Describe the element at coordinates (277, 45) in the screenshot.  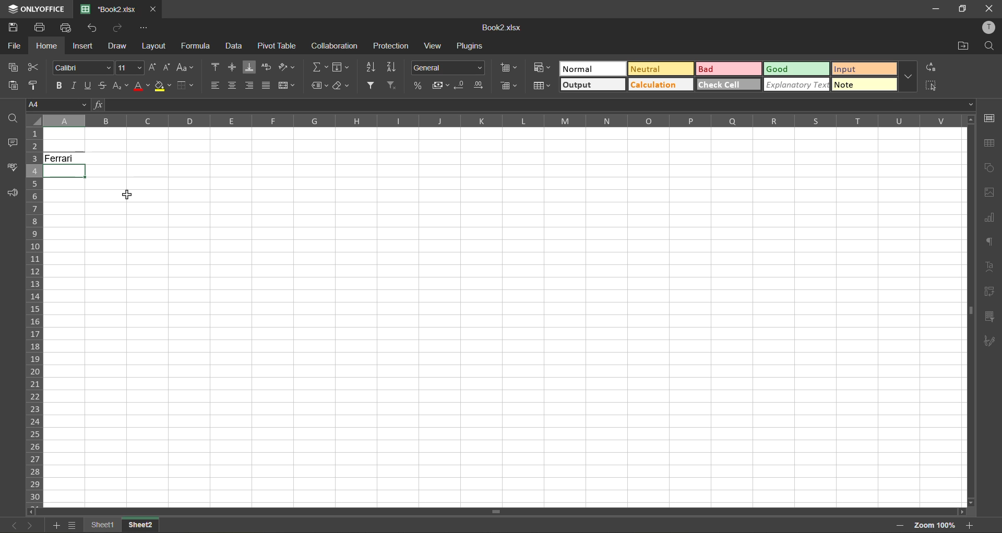
I see `pivot table` at that location.